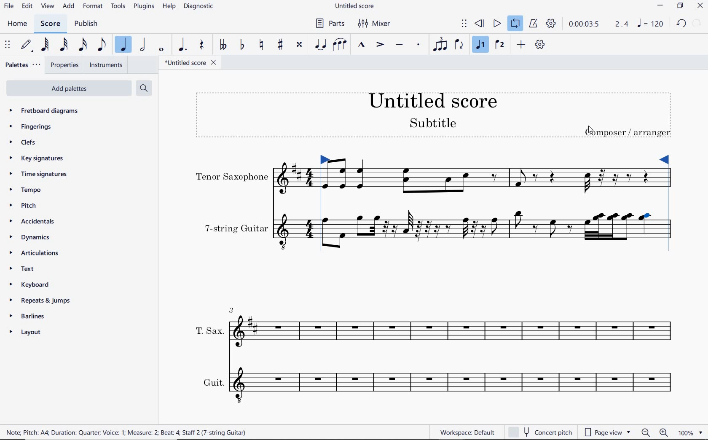 This screenshot has width=708, height=440. I want to click on SELECT TO MOVE, so click(464, 23).